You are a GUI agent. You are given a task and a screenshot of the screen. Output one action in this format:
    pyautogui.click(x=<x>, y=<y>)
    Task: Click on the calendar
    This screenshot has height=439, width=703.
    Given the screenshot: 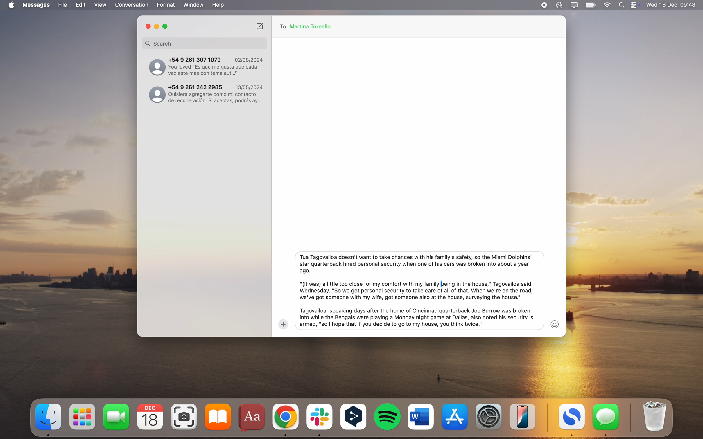 What is the action you would take?
    pyautogui.click(x=150, y=417)
    